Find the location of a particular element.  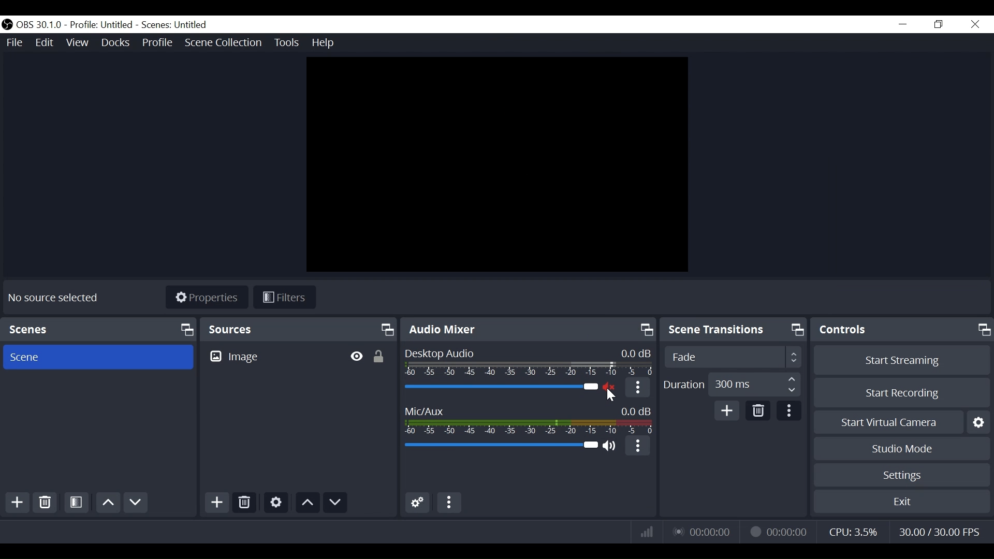

Bitrate is located at coordinates (647, 533).